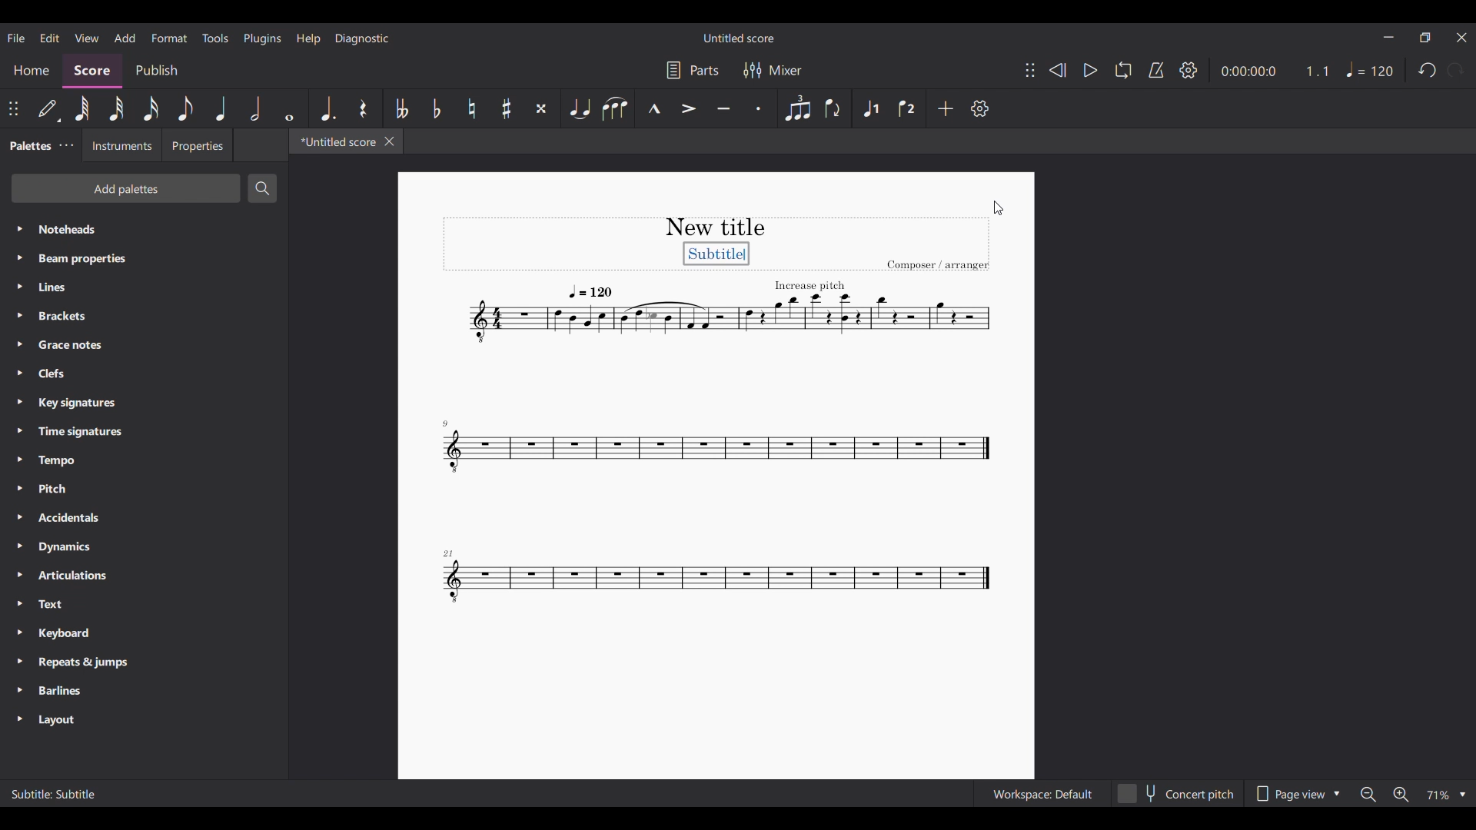 The image size is (1476, 830). I want to click on Accent, so click(689, 108).